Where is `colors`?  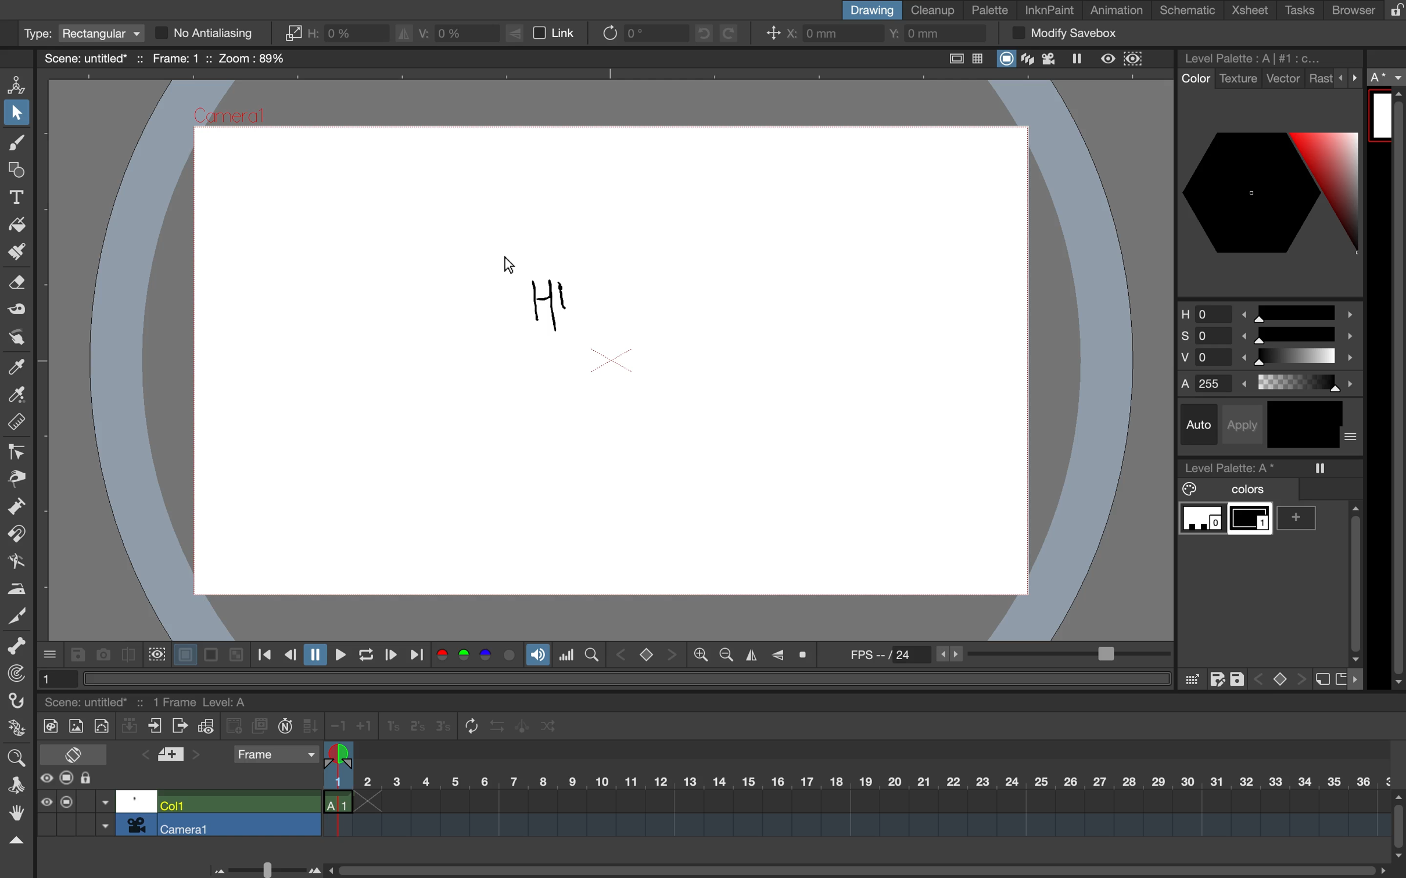 colors is located at coordinates (1231, 490).